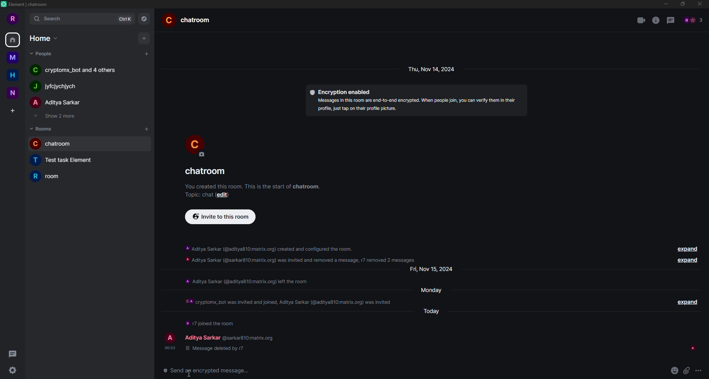 This screenshot has width=709, height=379. What do you see at coordinates (12, 56) in the screenshot?
I see `space` at bounding box center [12, 56].